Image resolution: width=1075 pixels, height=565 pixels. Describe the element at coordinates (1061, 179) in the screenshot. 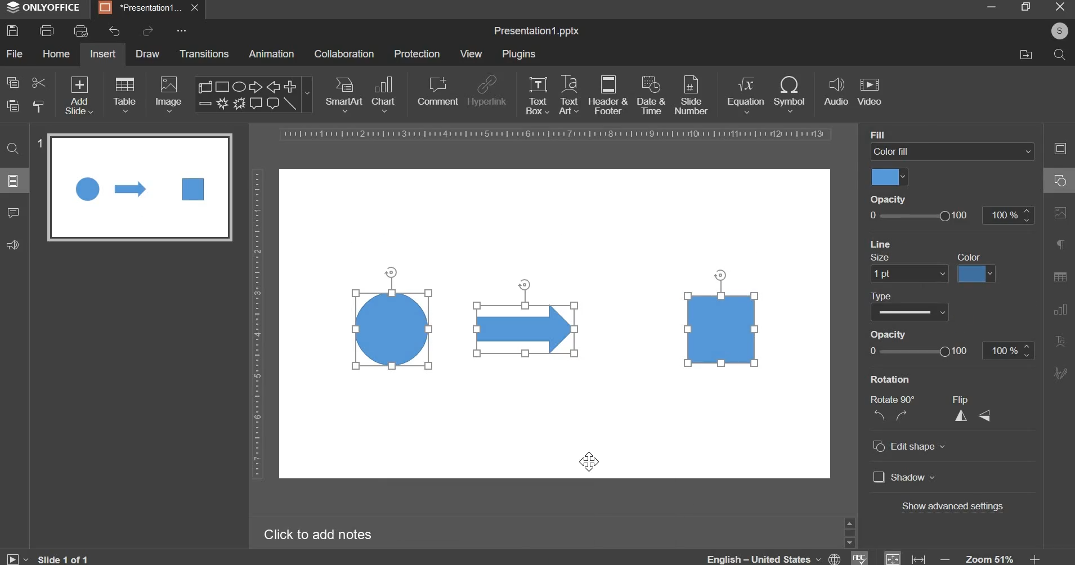

I see `shape setting` at that location.